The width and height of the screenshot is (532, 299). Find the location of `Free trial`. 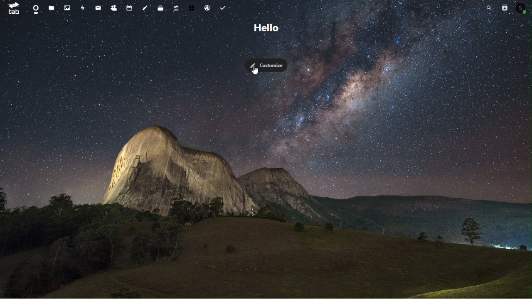

Free trial is located at coordinates (192, 7).